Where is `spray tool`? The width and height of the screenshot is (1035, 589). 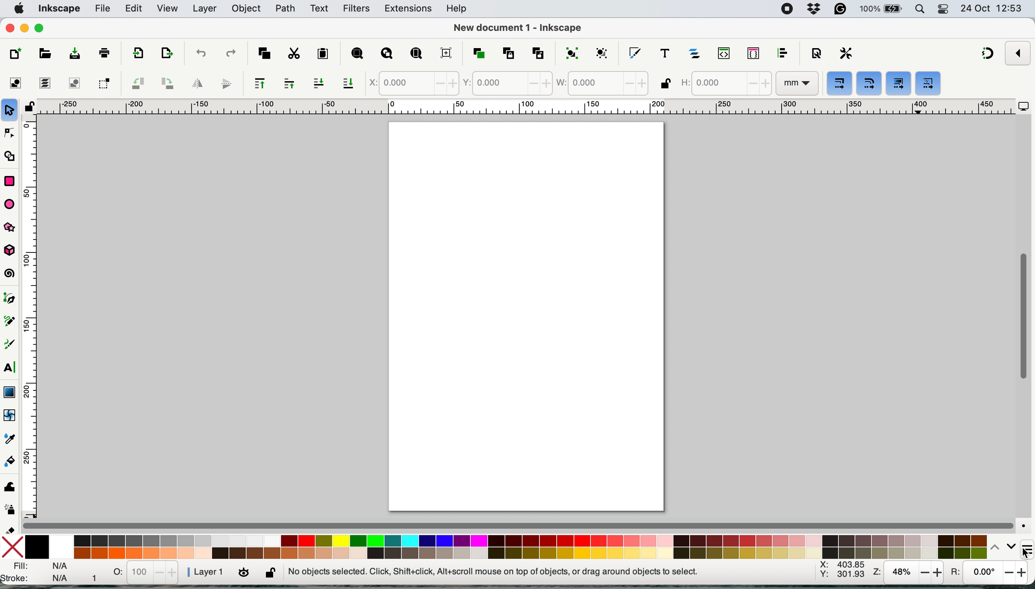 spray tool is located at coordinates (10, 508).